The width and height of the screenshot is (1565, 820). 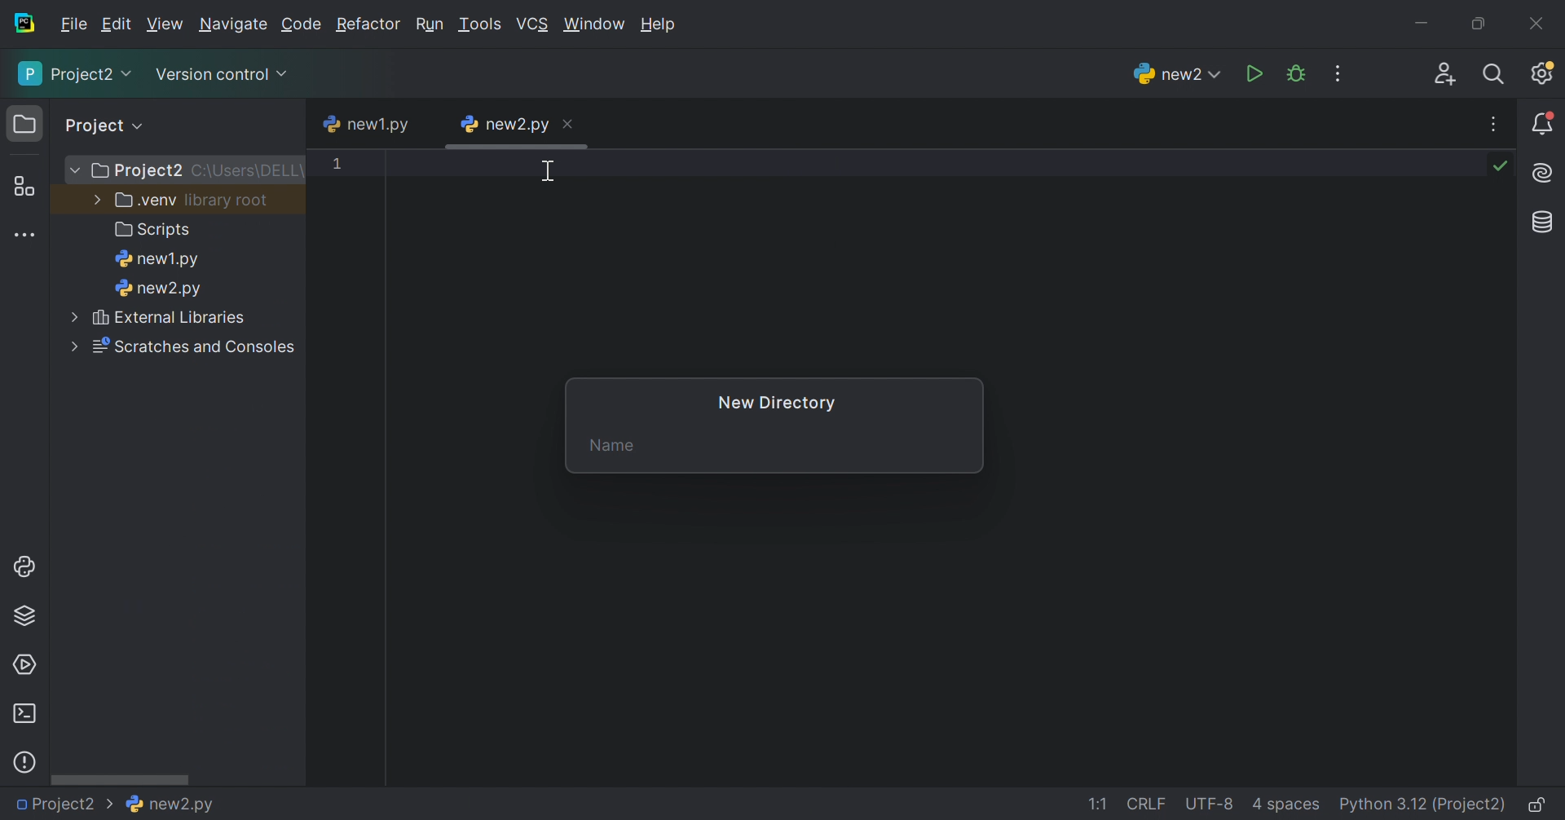 What do you see at coordinates (655, 22) in the screenshot?
I see `Help` at bounding box center [655, 22].